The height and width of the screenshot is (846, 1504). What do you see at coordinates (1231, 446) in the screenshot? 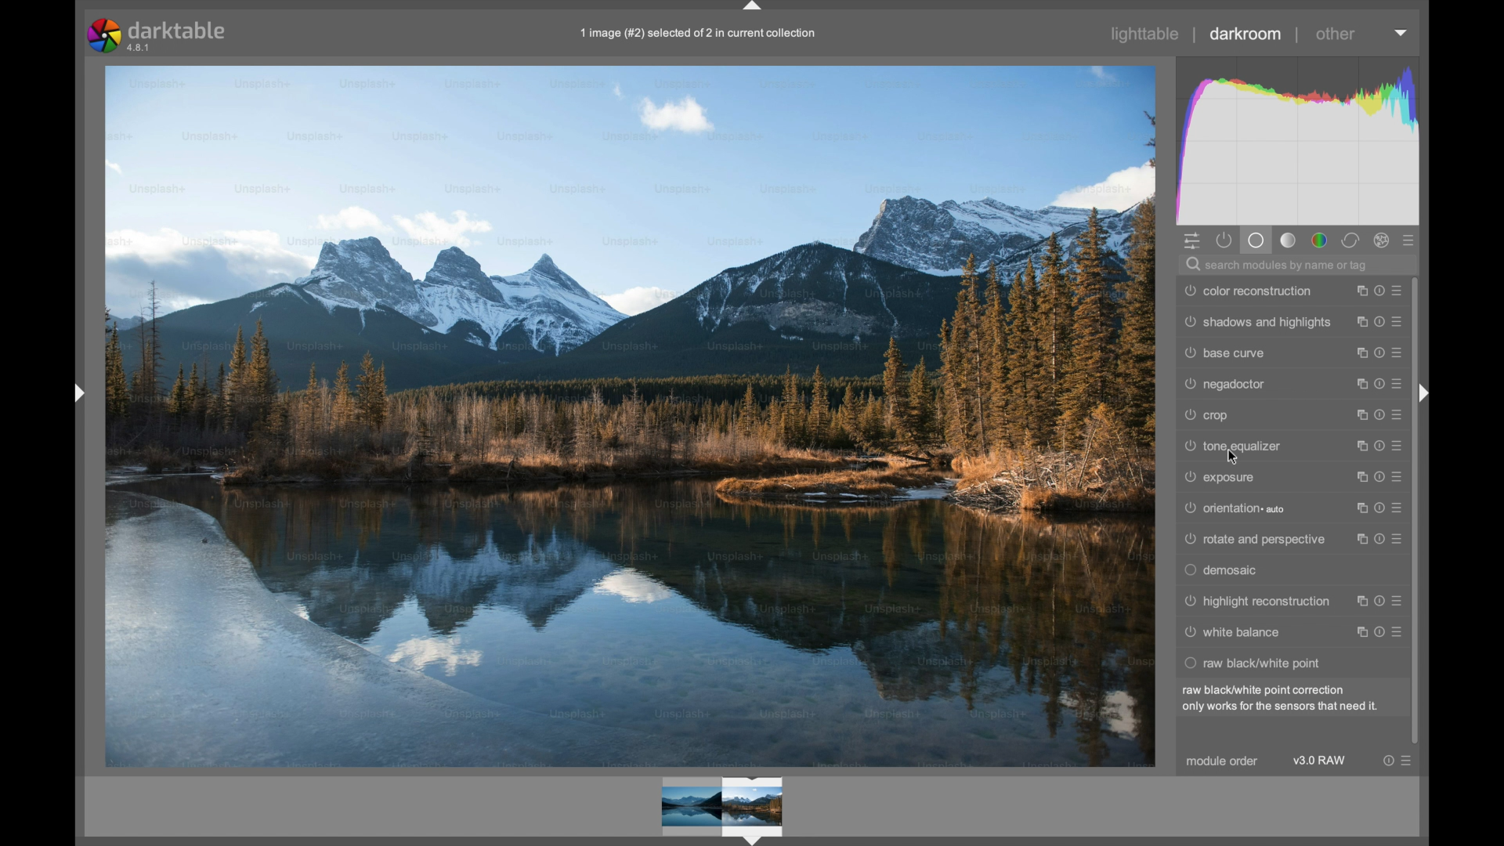
I see `tone equalizer` at bounding box center [1231, 446].